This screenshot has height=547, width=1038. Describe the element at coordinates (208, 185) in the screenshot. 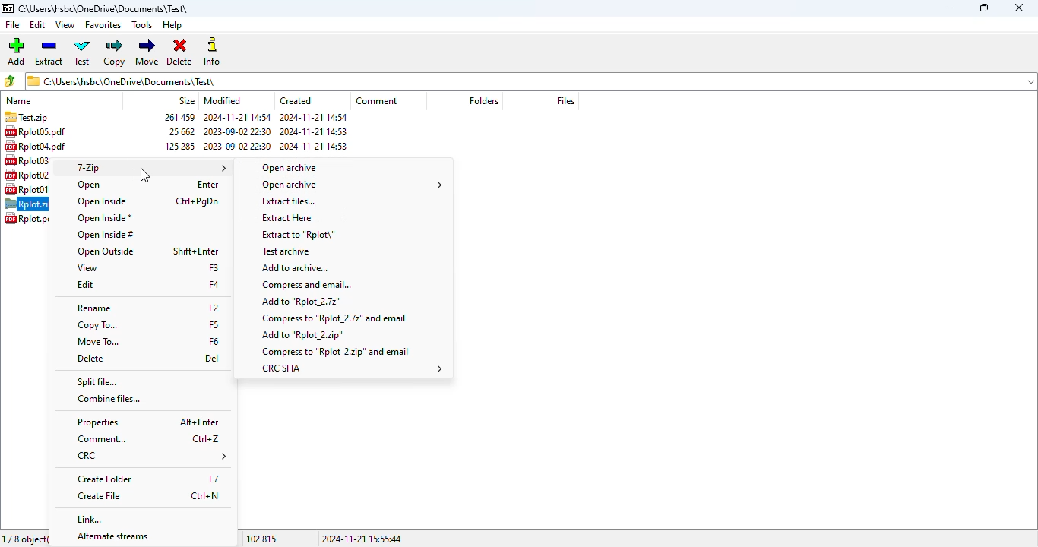

I see `shortcut for open` at that location.